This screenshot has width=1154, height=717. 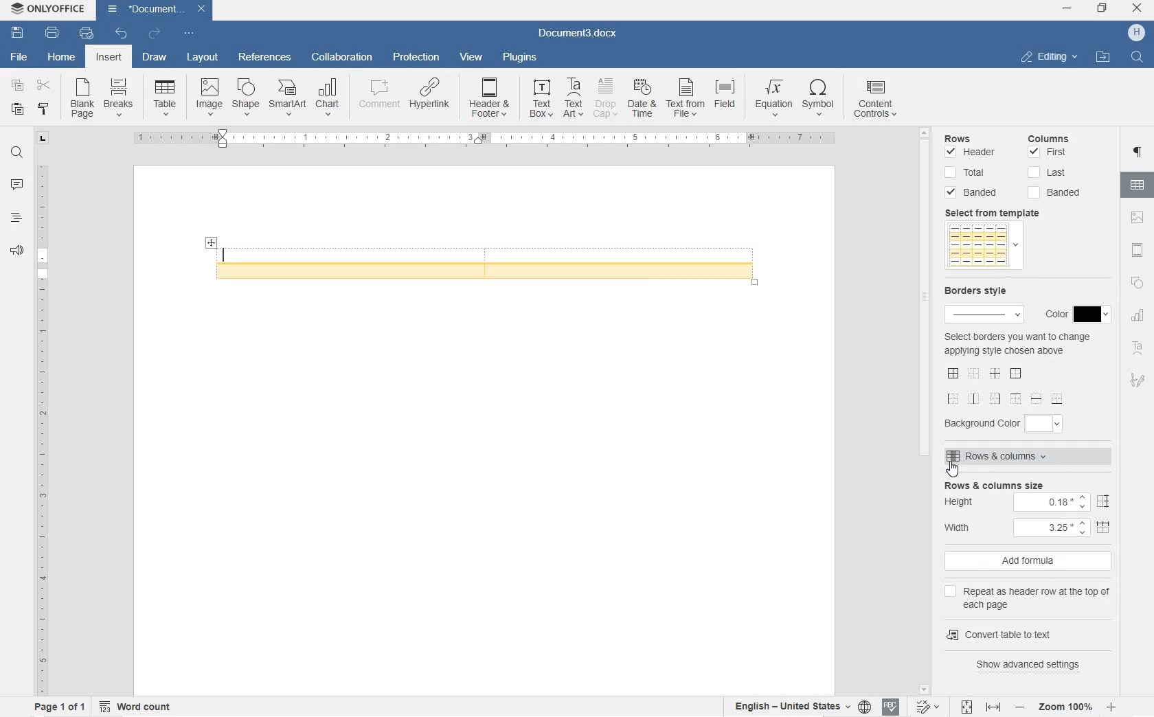 I want to click on Date & Time, so click(x=644, y=100).